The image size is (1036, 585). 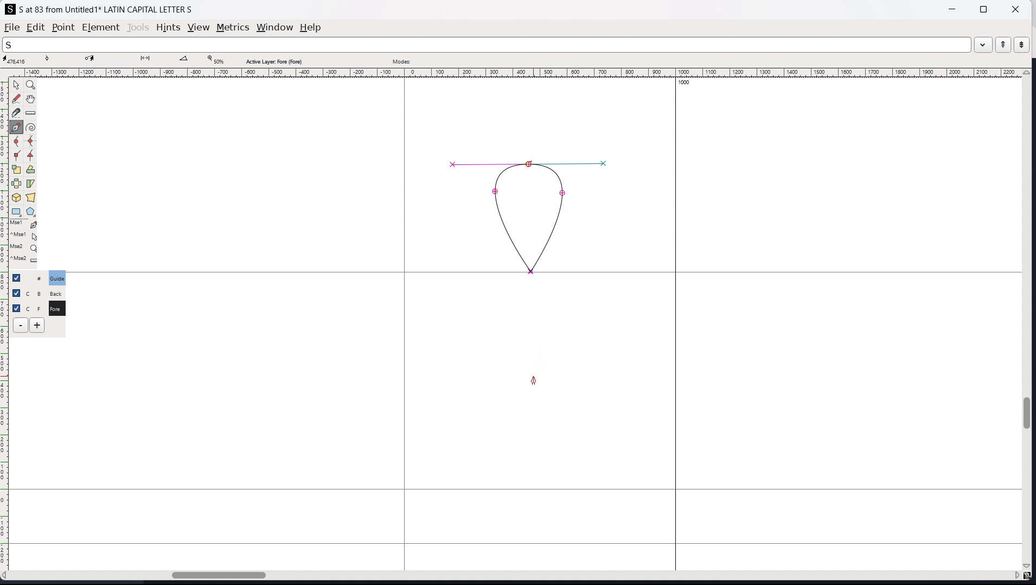 What do you see at coordinates (31, 142) in the screenshot?
I see `add a curve point always either vertically or horizontally` at bounding box center [31, 142].